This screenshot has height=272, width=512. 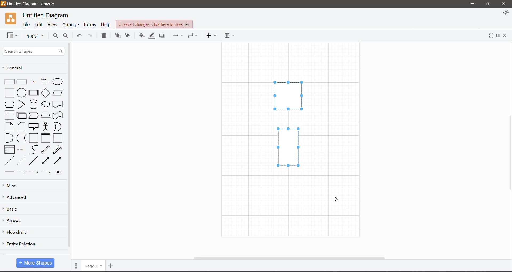 What do you see at coordinates (505, 13) in the screenshot?
I see `Appearance` at bounding box center [505, 13].